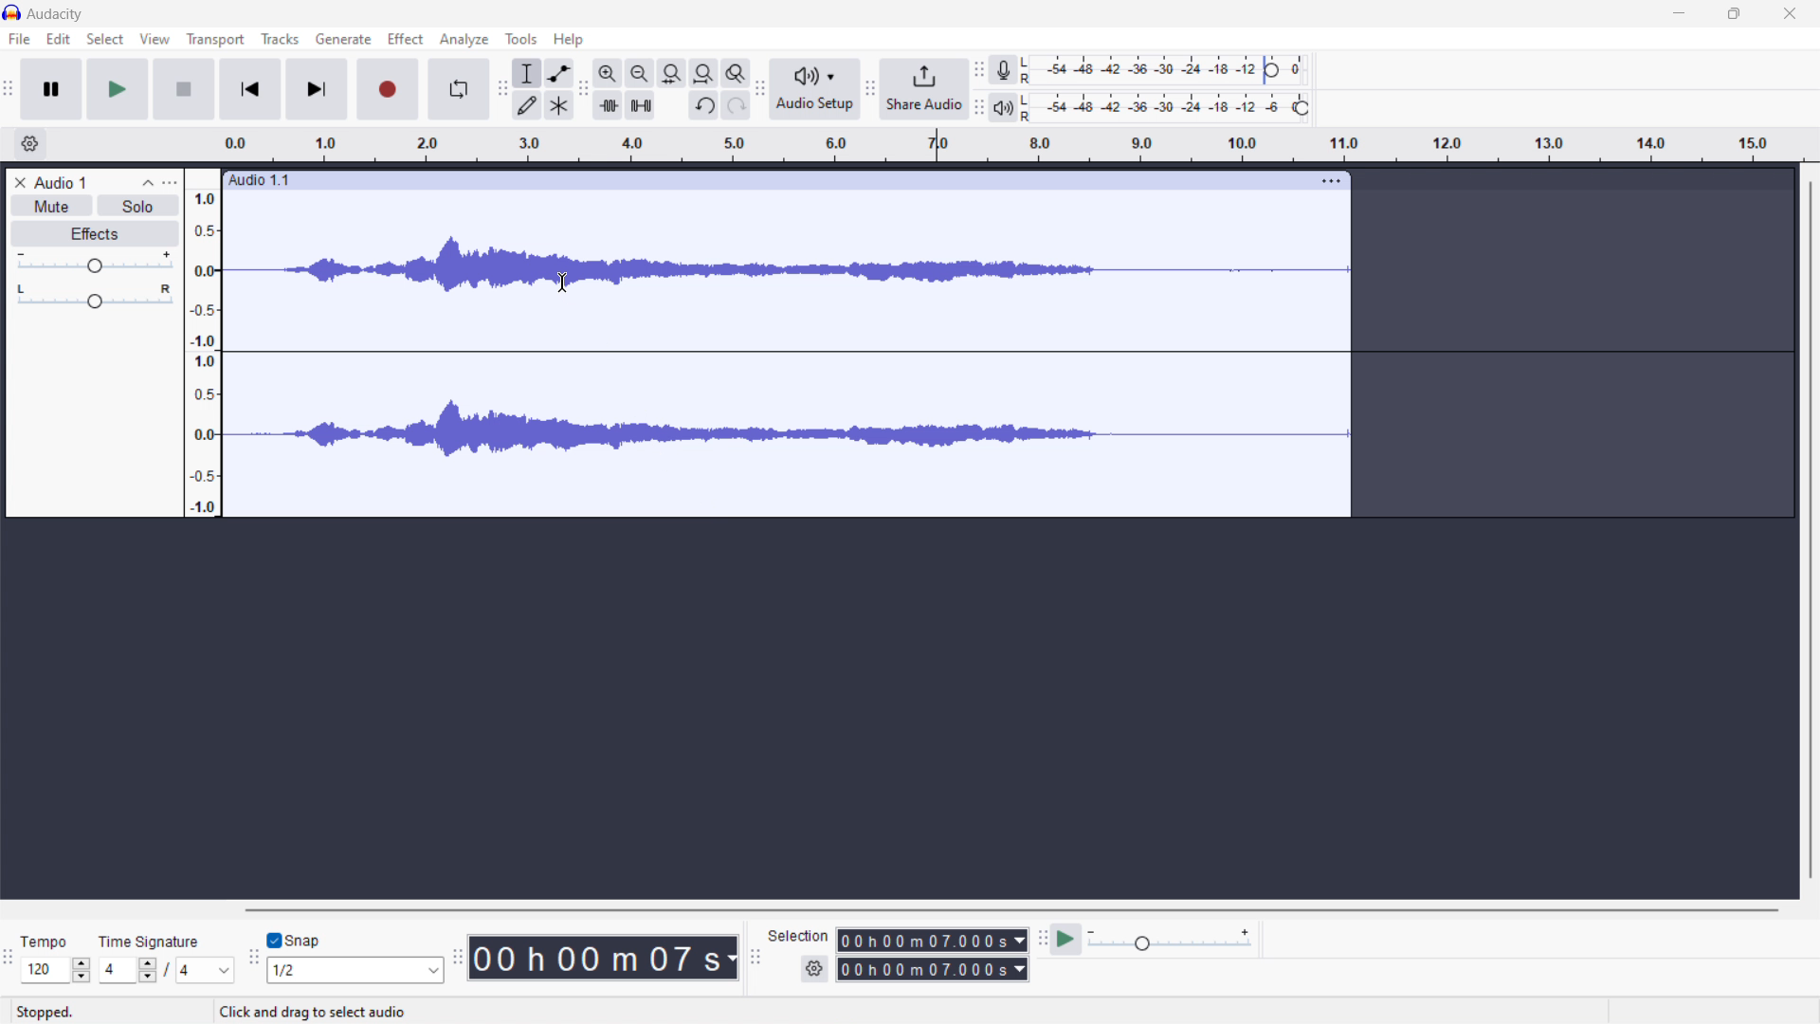 The width and height of the screenshot is (1820, 1024). What do you see at coordinates (528, 106) in the screenshot?
I see `draw tool` at bounding box center [528, 106].